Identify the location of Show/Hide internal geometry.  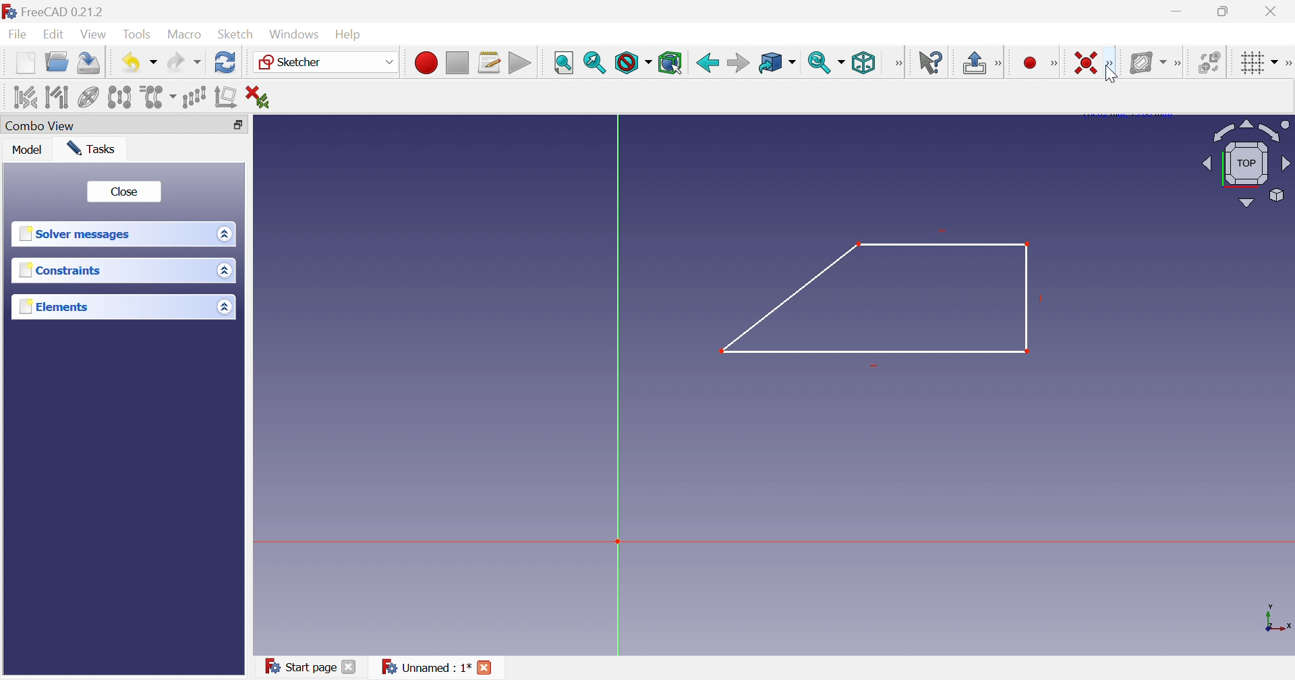
(88, 97).